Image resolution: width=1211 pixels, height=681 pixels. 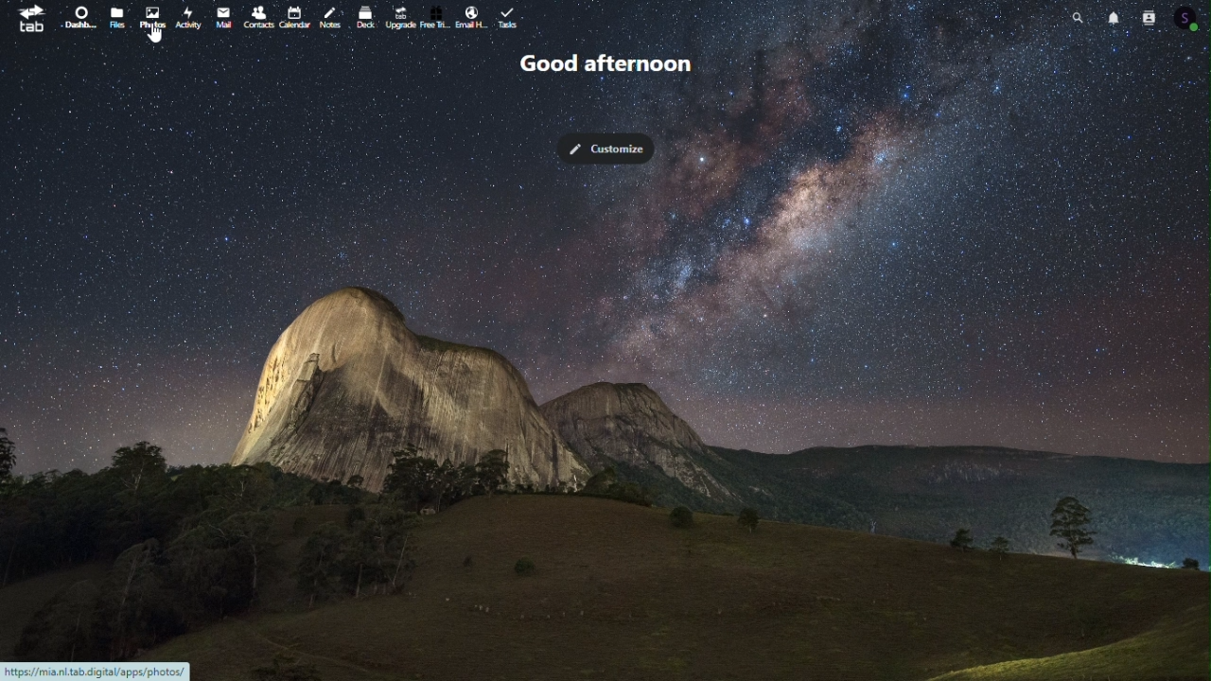 I want to click on Dashboard, so click(x=76, y=16).